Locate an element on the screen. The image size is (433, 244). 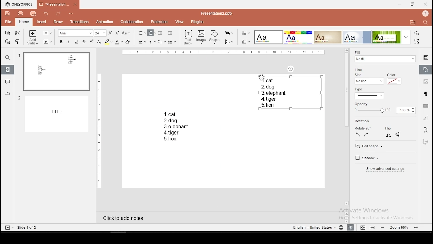
close window is located at coordinates (426, 4).